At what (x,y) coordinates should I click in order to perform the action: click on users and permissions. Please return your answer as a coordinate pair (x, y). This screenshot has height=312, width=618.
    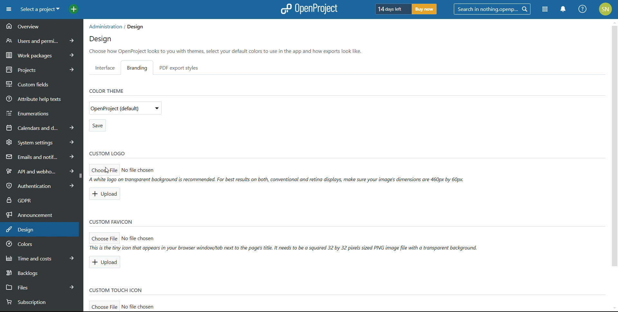
    Looking at the image, I should click on (42, 40).